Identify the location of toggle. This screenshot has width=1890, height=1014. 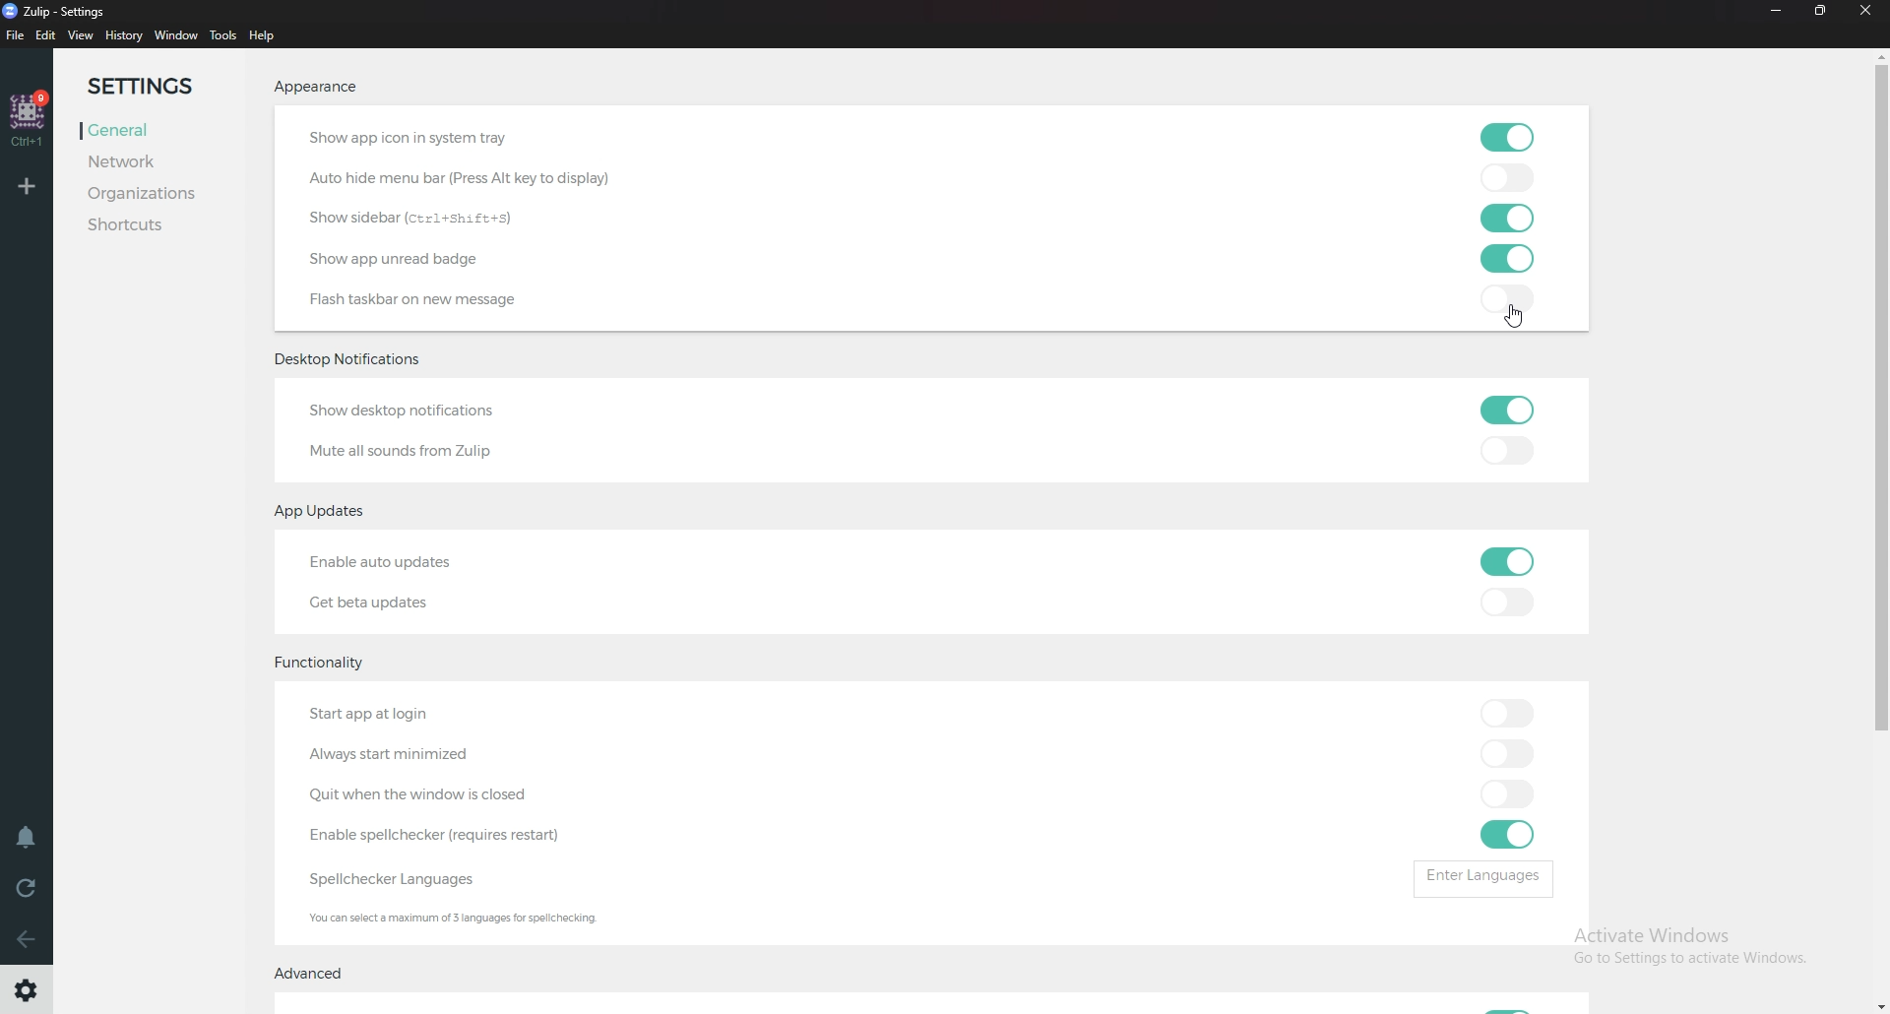
(1503, 712).